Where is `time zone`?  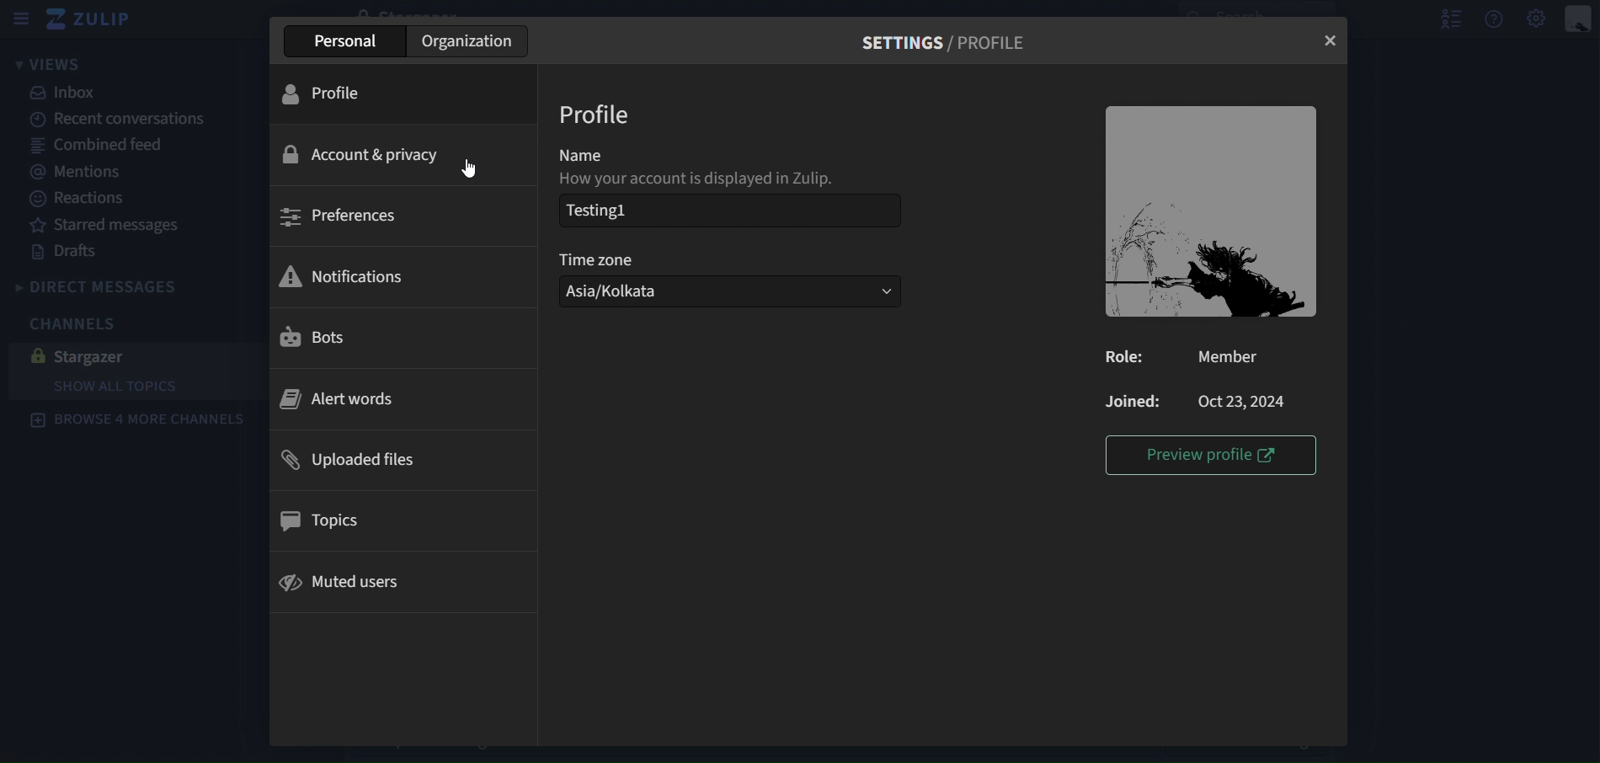
time zone is located at coordinates (603, 260).